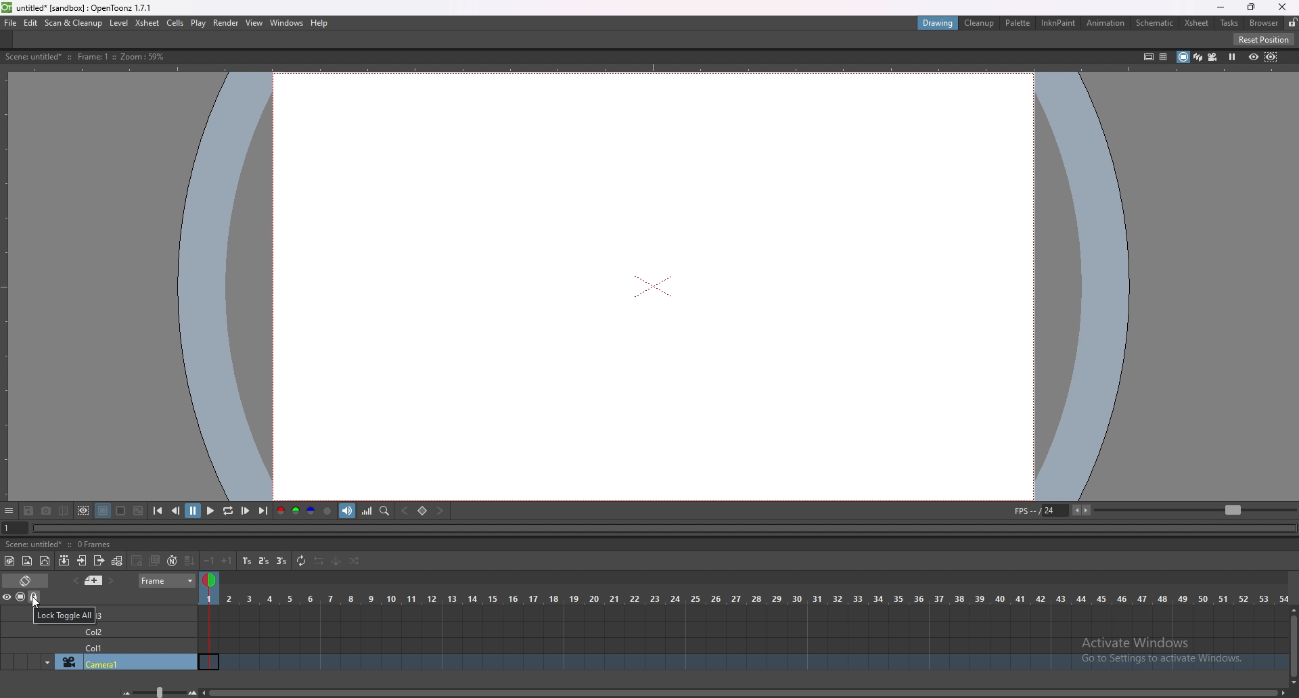 The height and width of the screenshot is (698, 1299). I want to click on browser, so click(1264, 22).